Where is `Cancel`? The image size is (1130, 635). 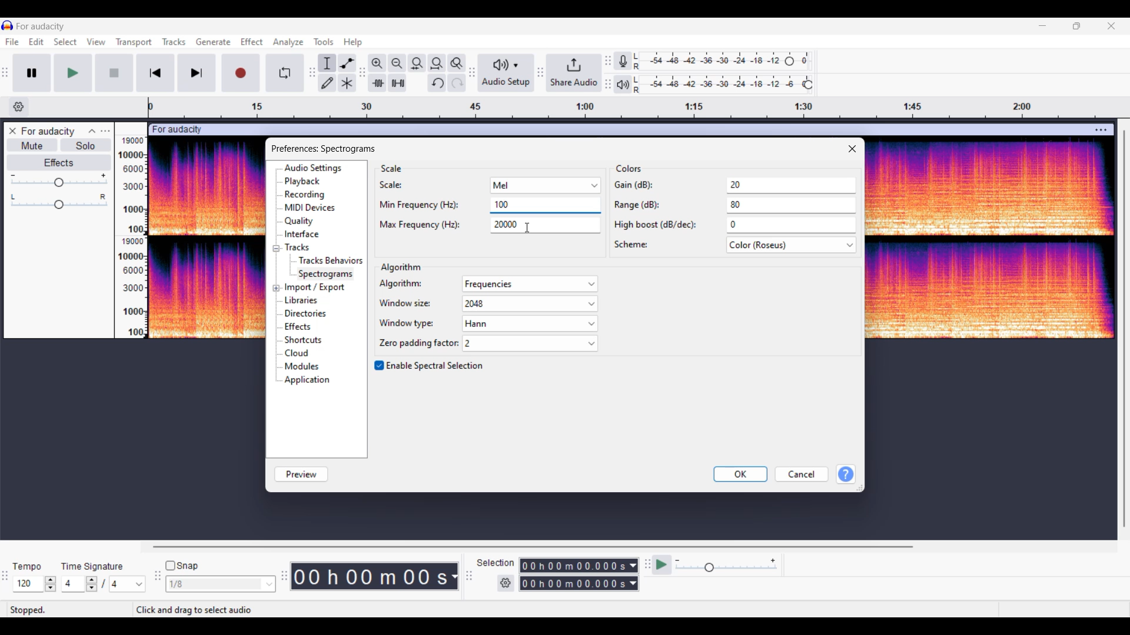 Cancel is located at coordinates (802, 474).